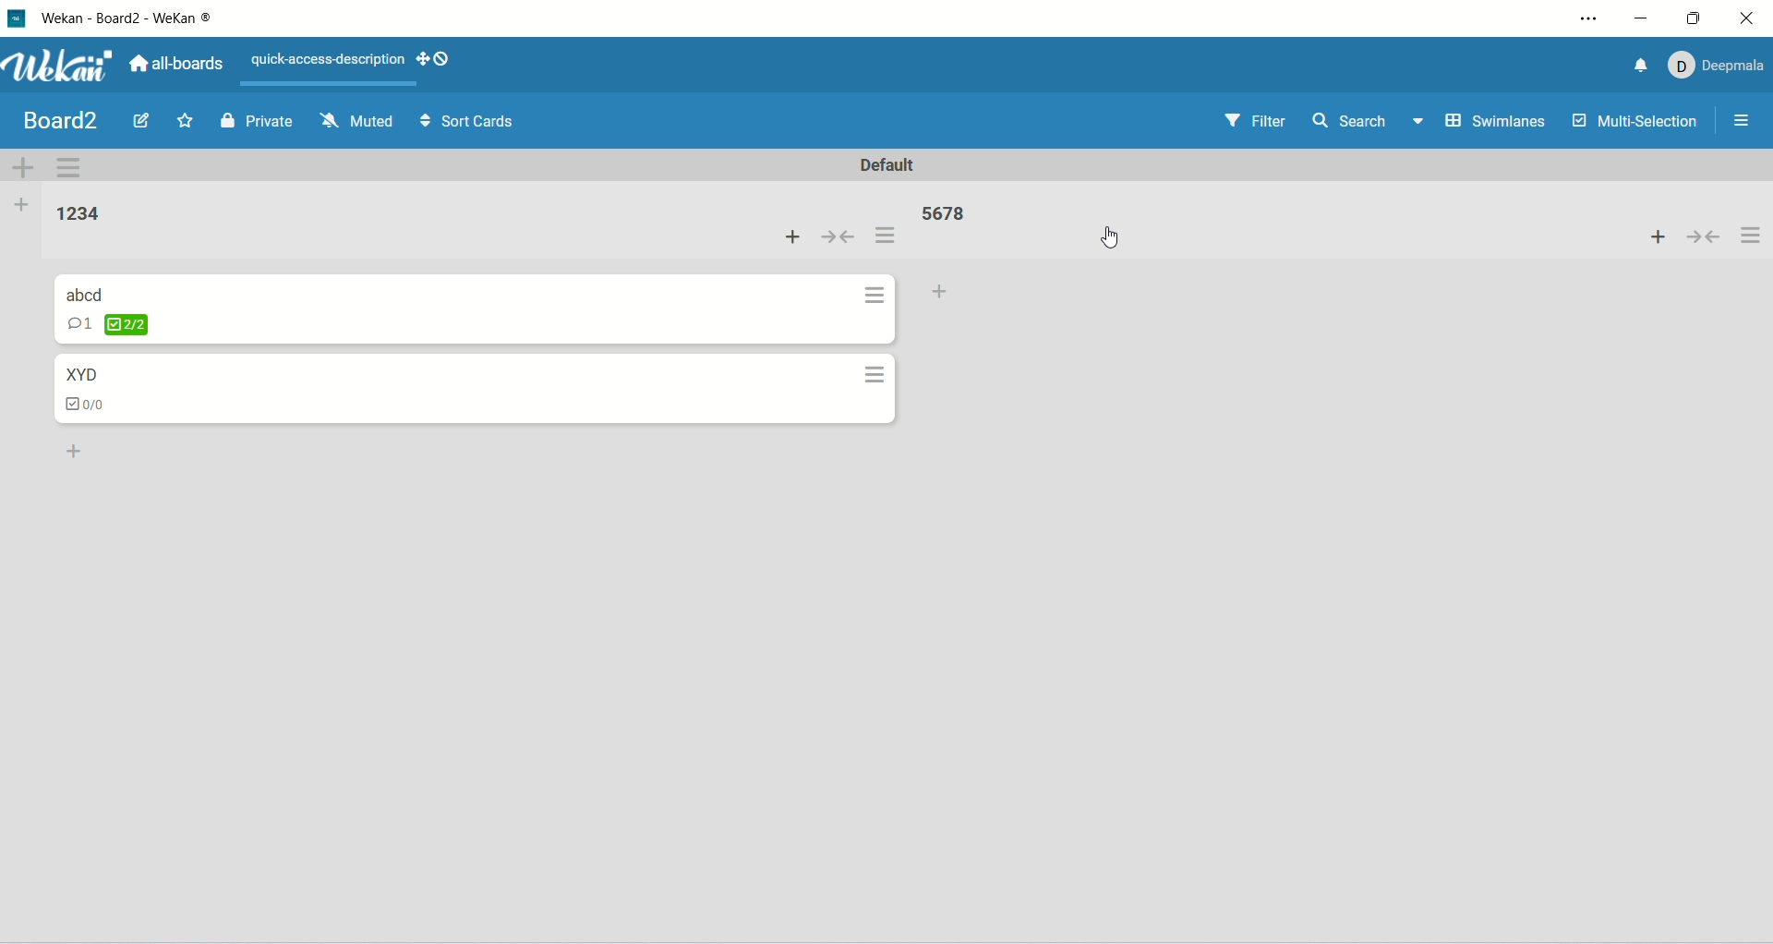 Image resolution: width=1773 pixels, height=944 pixels. What do you see at coordinates (433, 59) in the screenshot?
I see `SHOW-DESKTOP-DRAG-HANDLES` at bounding box center [433, 59].